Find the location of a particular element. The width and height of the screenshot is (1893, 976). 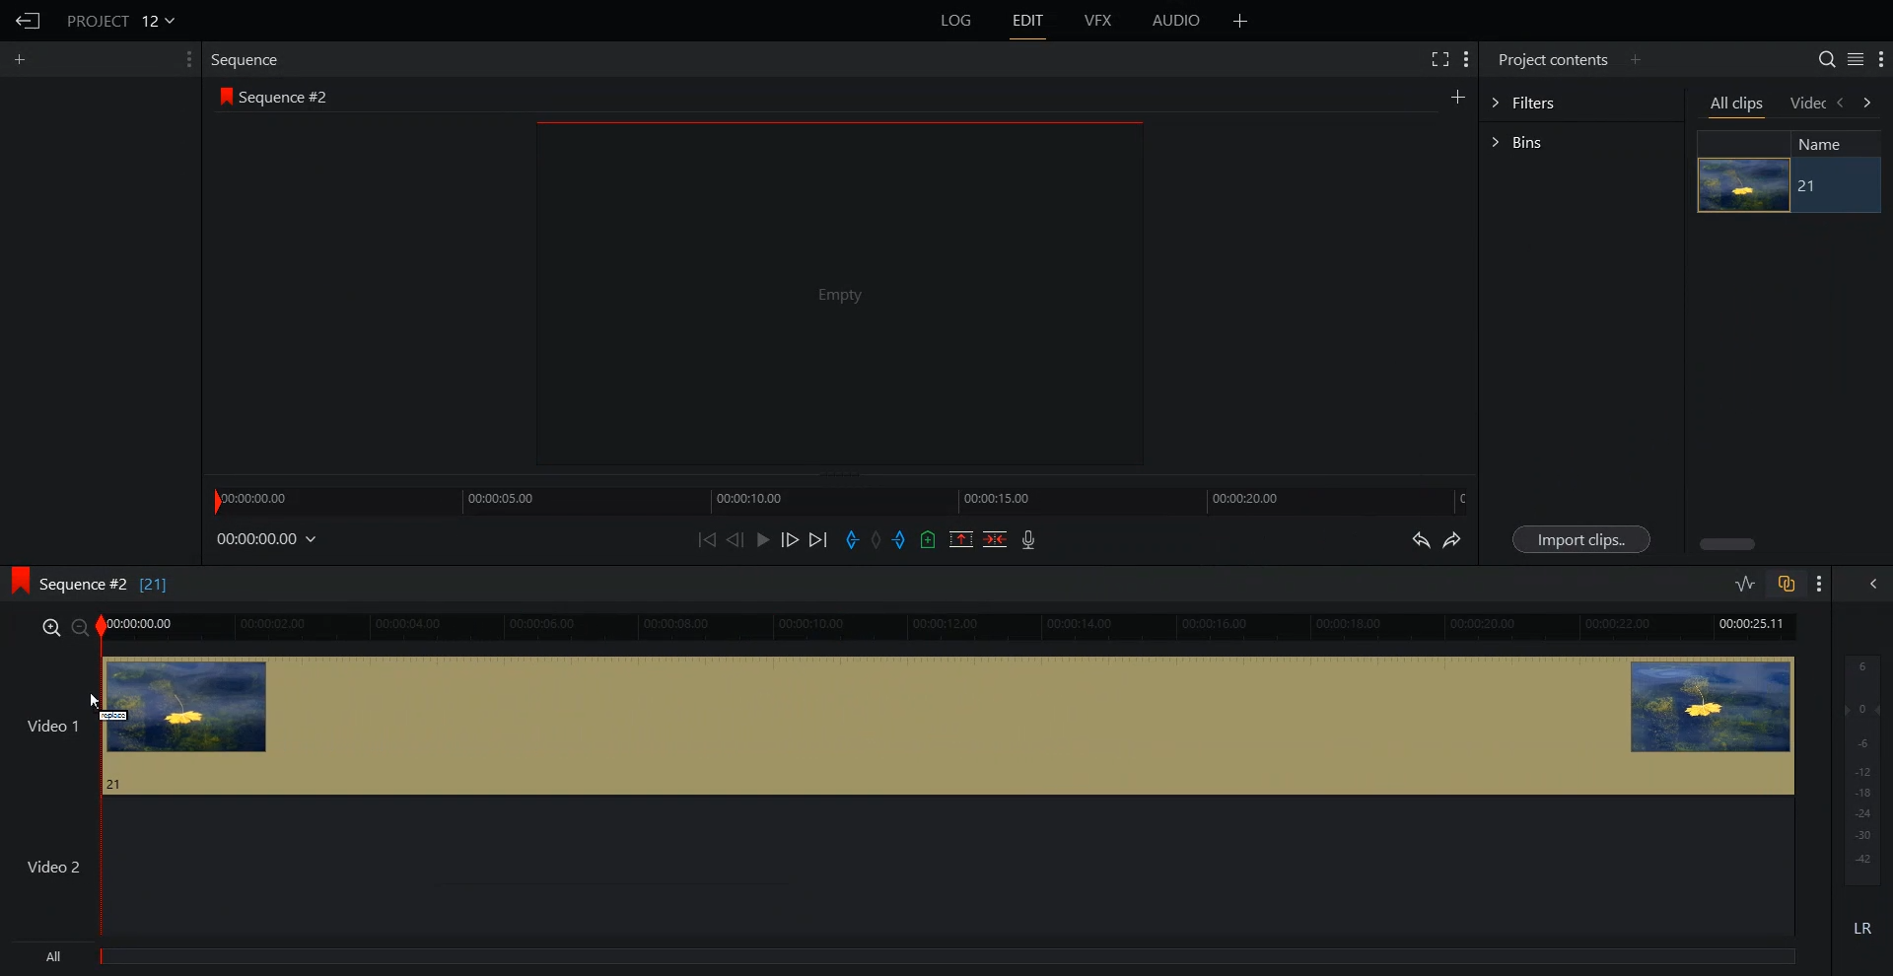

Show Setting Menu is located at coordinates (186, 59).